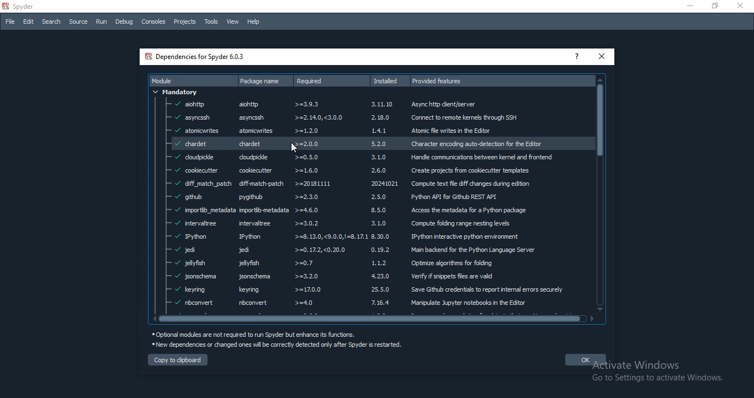 Image resolution: width=754 pixels, height=398 pixels. What do you see at coordinates (278, 340) in the screenshot?
I see `* Optional modules are not required to run Spyder but enhance its functions.
New dependencies or changed ones wil be correctly detected only after Spyder is restarted.` at bounding box center [278, 340].